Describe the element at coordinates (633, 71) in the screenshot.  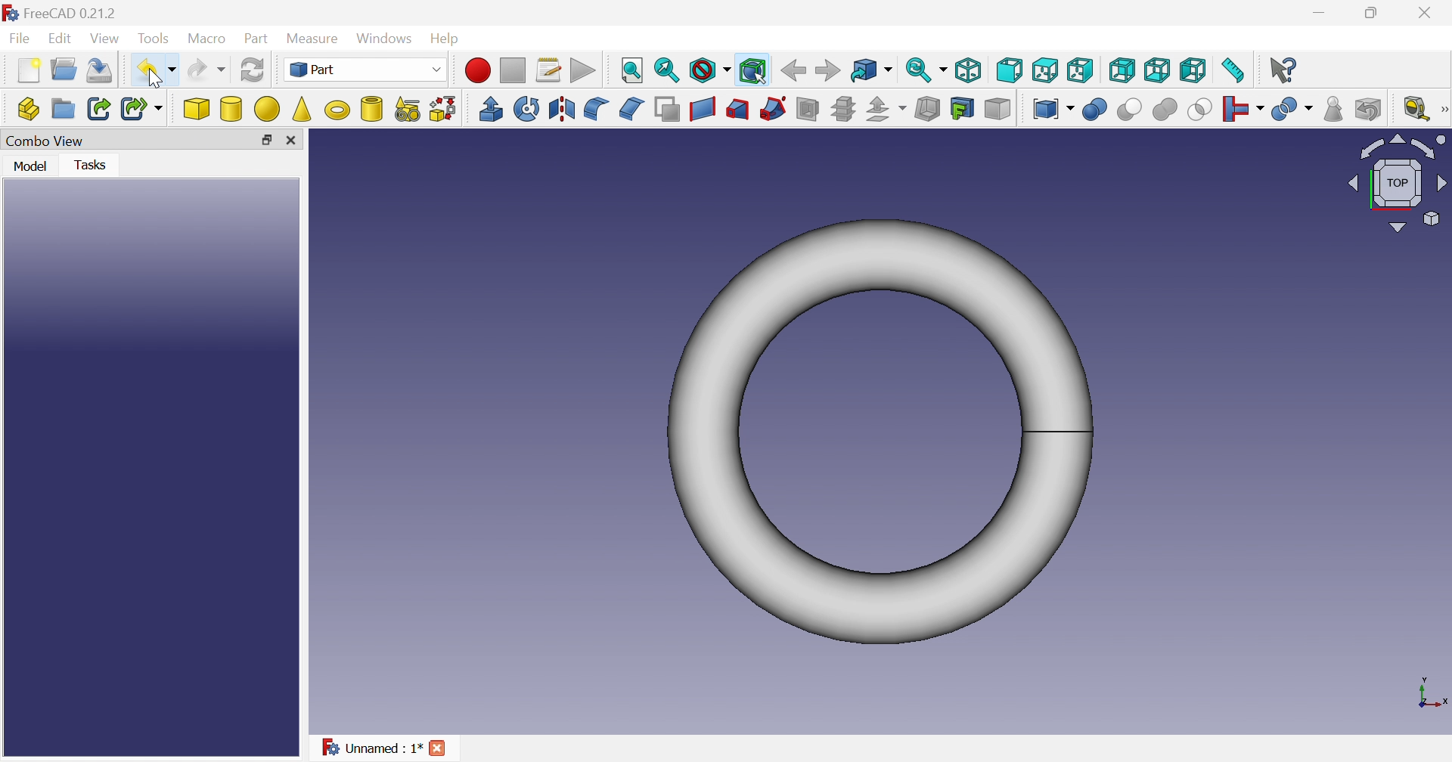
I see `Fit all` at that location.